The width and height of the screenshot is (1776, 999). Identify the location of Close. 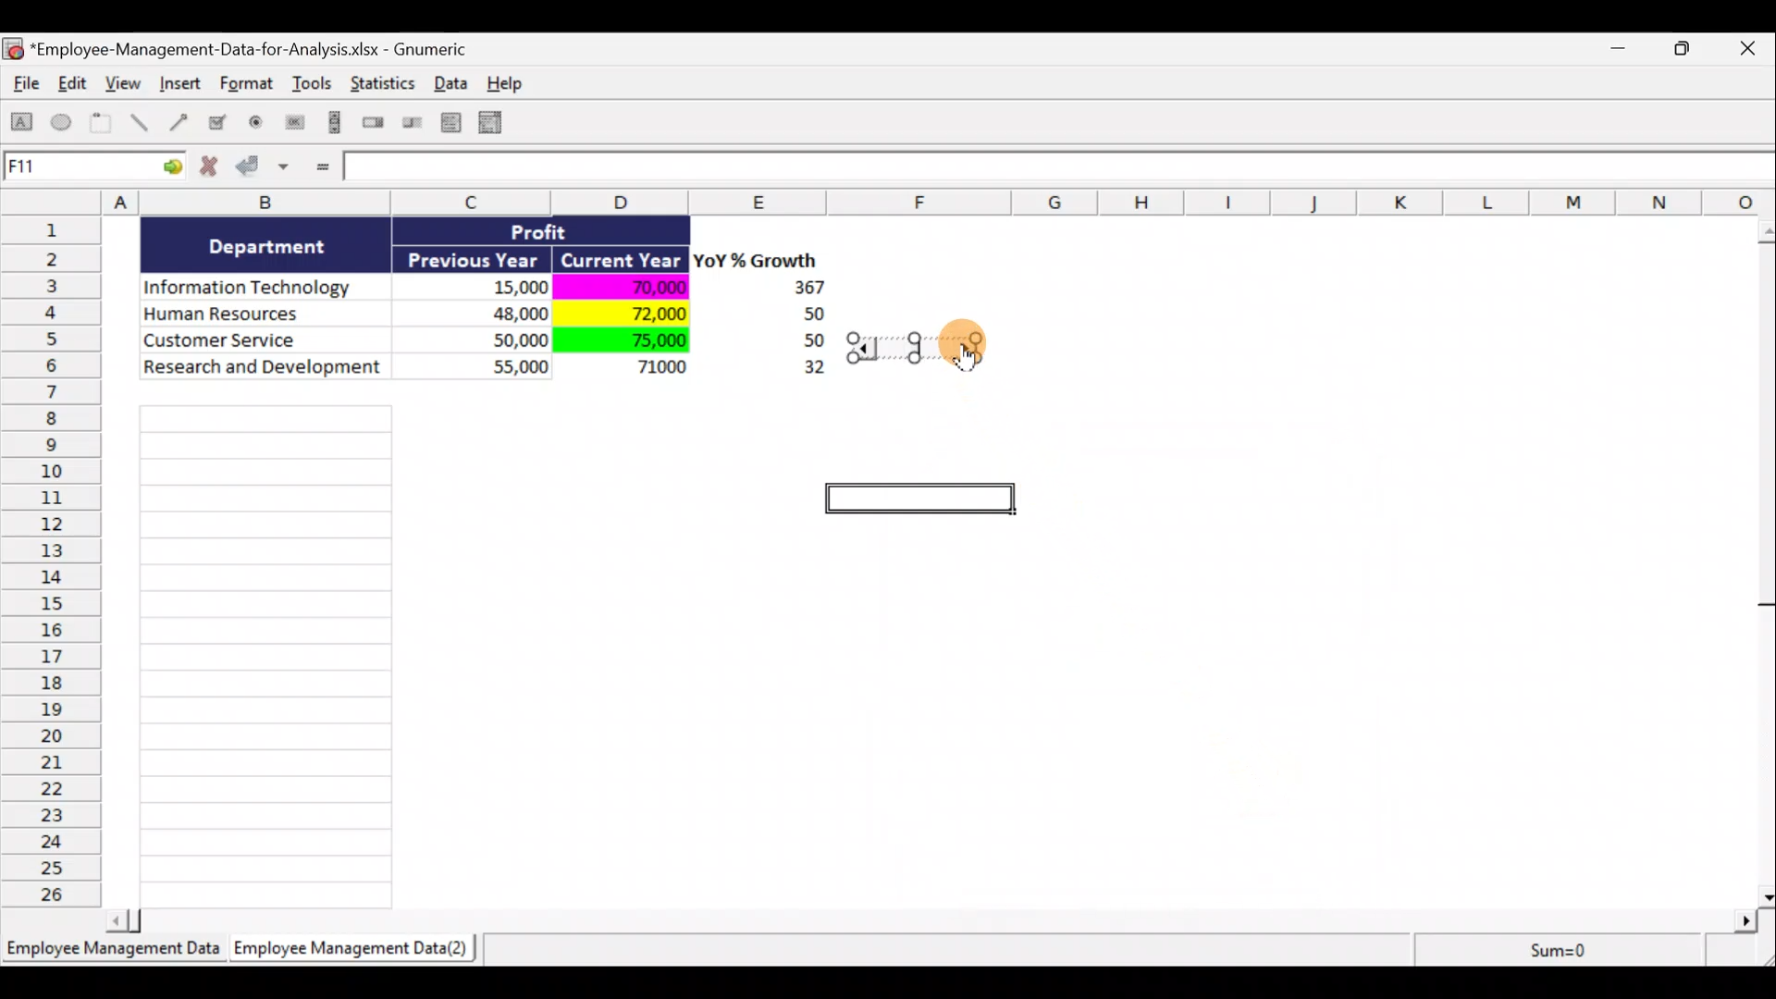
(1752, 50).